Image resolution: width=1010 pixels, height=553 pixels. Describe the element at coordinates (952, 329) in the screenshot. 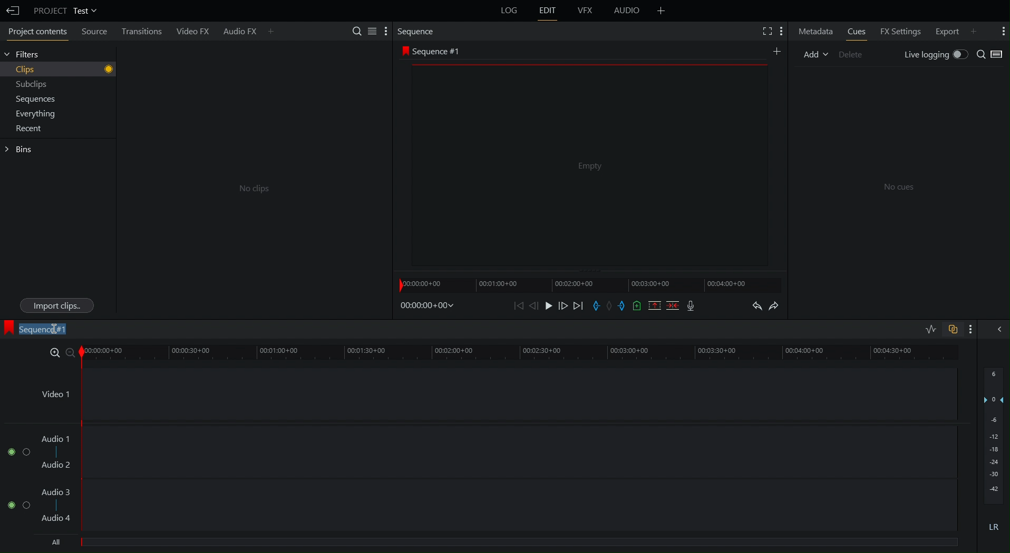

I see `Toggle auto track sync` at that location.